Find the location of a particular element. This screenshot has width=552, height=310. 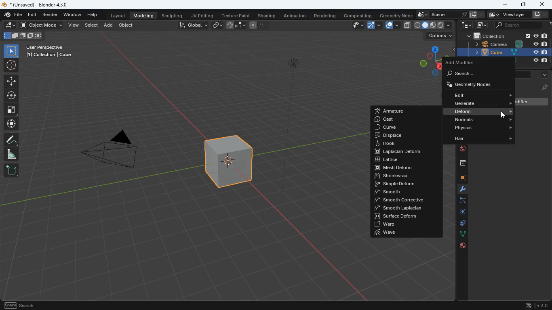

image size is located at coordinates (22, 35).